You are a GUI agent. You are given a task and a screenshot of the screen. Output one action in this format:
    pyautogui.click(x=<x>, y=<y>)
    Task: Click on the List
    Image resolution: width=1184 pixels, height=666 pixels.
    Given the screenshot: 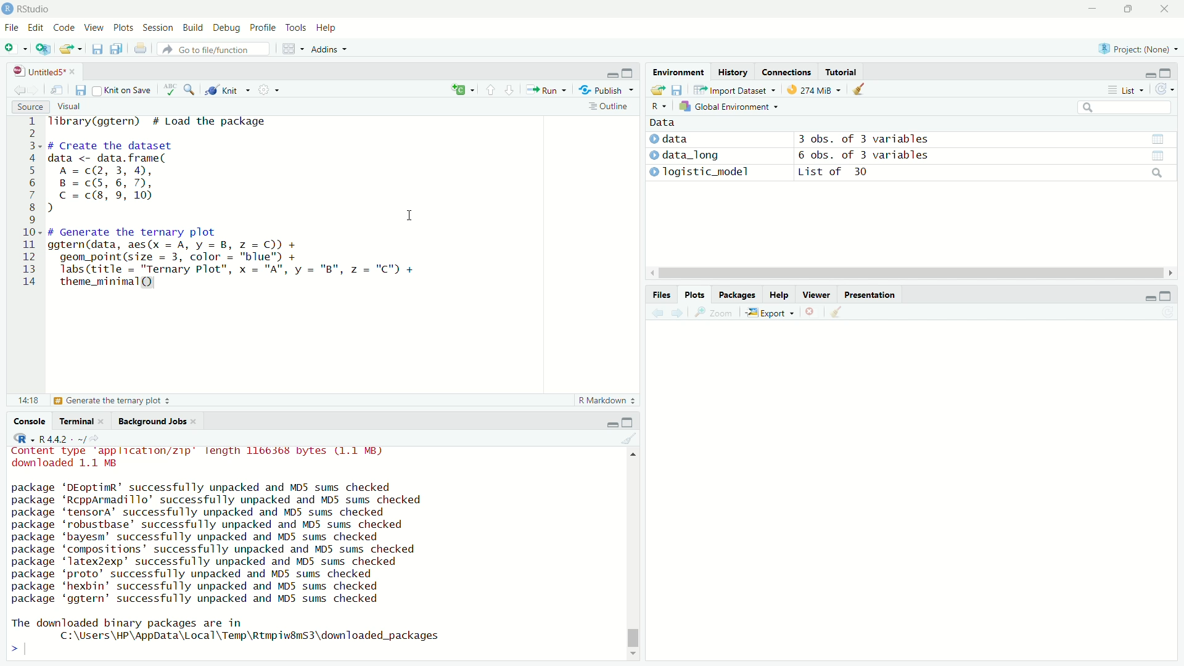 What is the action you would take?
    pyautogui.click(x=1123, y=90)
    